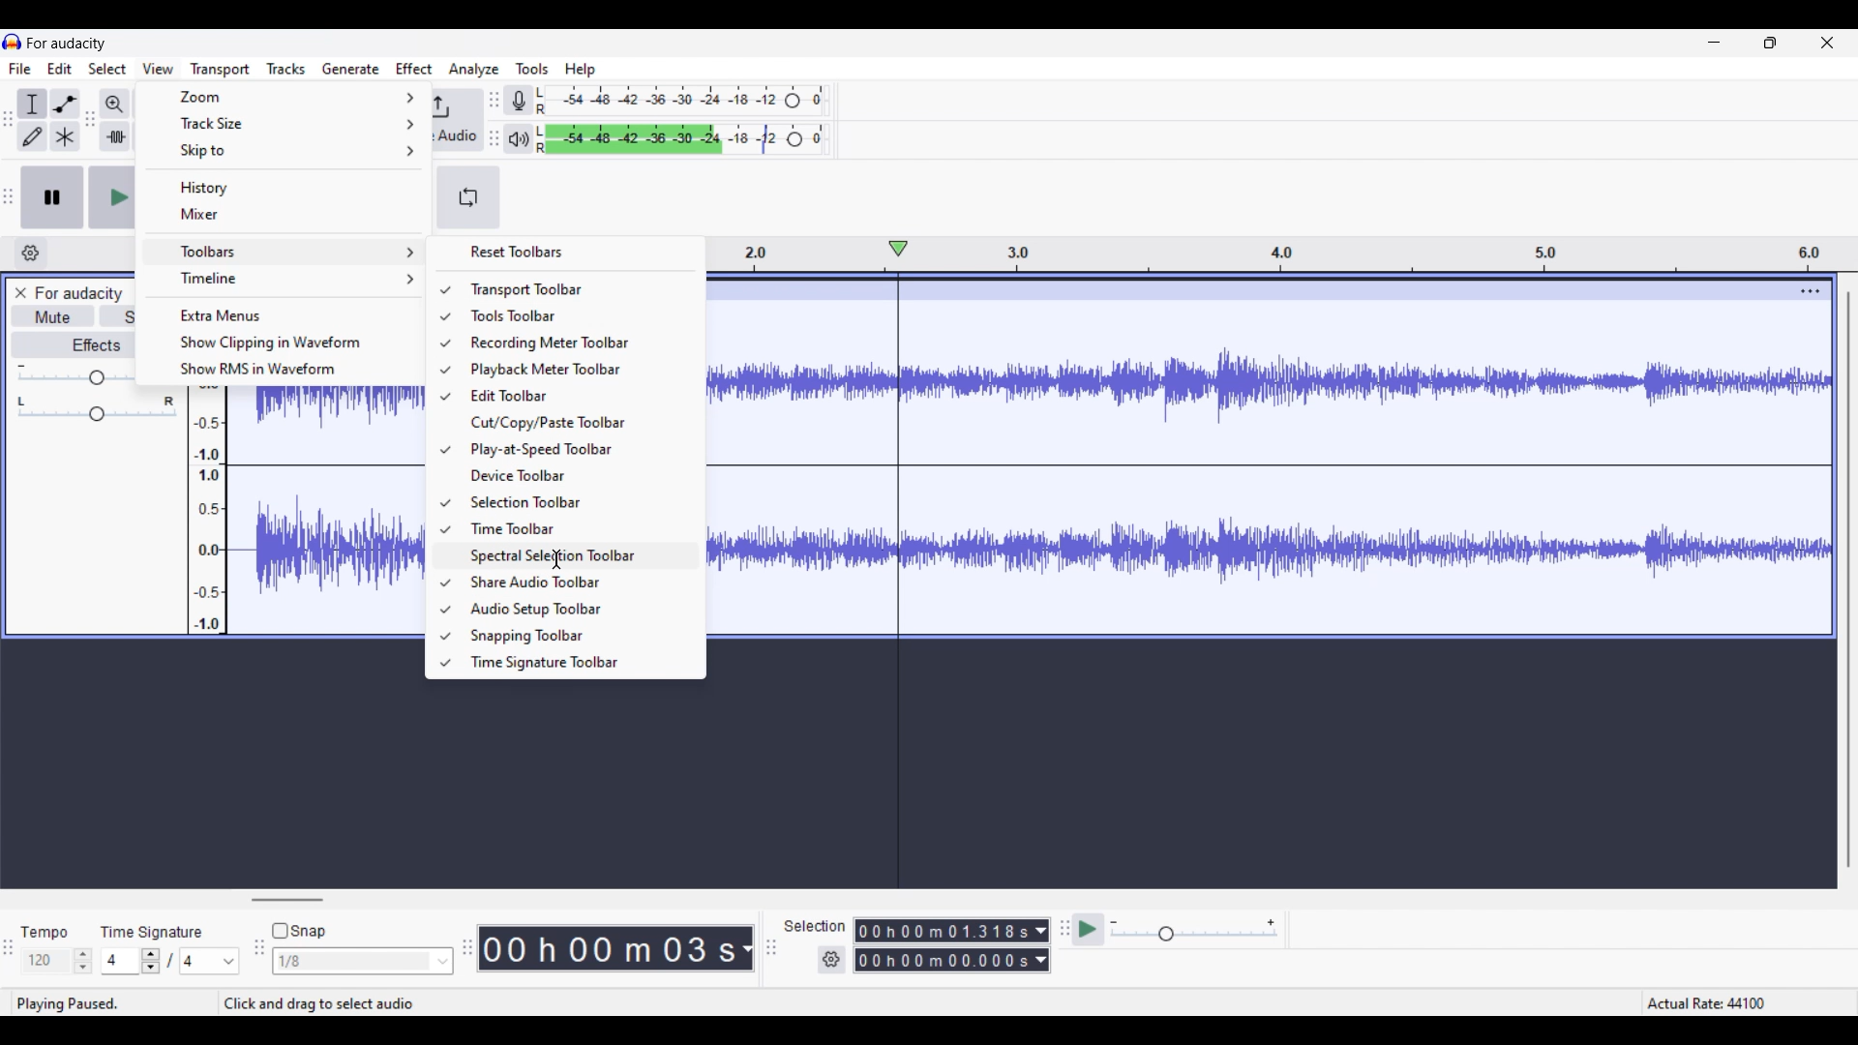 Image resolution: width=1858 pixels, height=1045 pixels. Describe the element at coordinates (299, 930) in the screenshot. I see `Snap toggle` at that location.